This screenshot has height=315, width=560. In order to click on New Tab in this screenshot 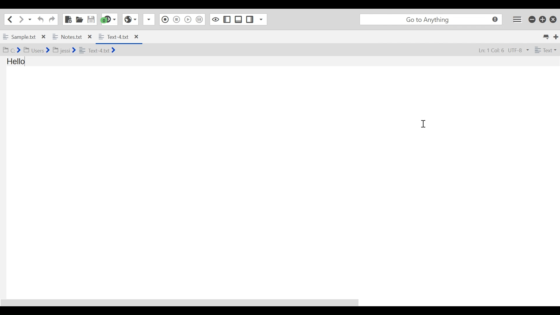, I will do `click(556, 37)`.